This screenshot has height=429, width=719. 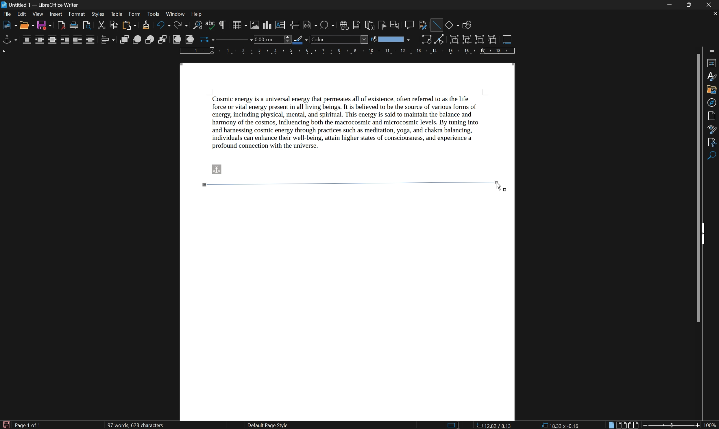 I want to click on line style, so click(x=231, y=41).